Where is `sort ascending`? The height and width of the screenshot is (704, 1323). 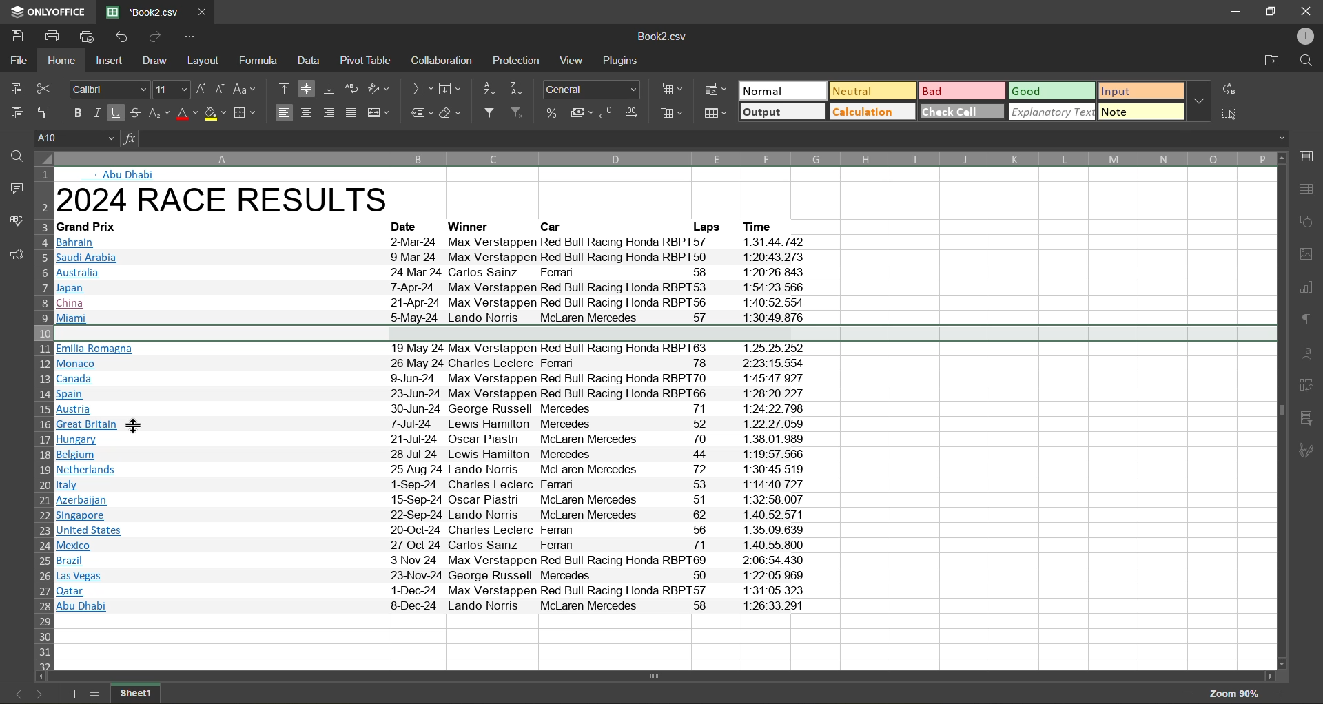
sort ascending is located at coordinates (487, 88).